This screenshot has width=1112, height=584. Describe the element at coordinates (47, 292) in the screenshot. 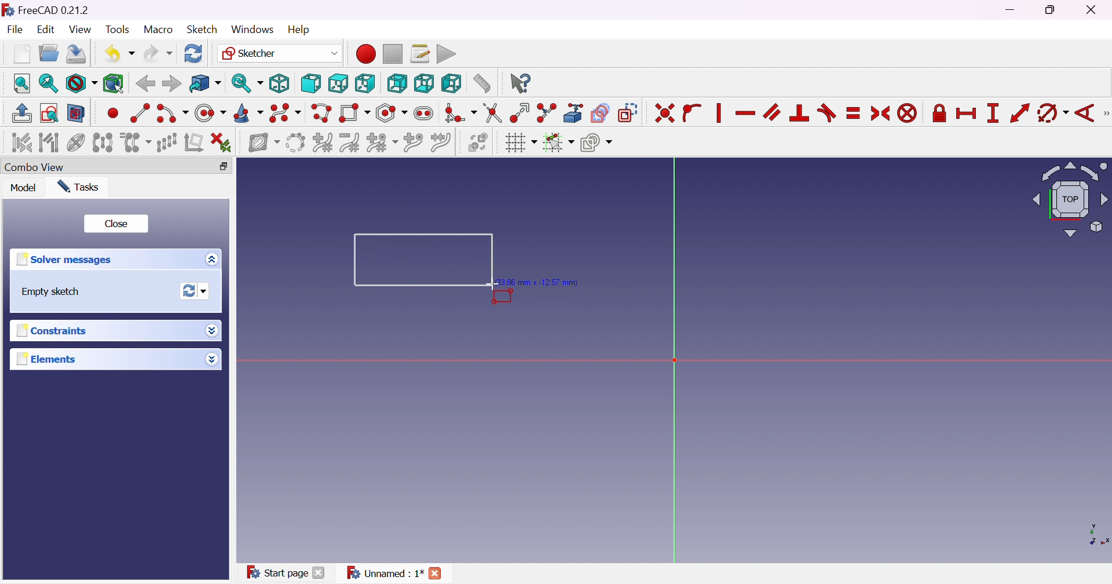

I see `Empty sketch` at that location.